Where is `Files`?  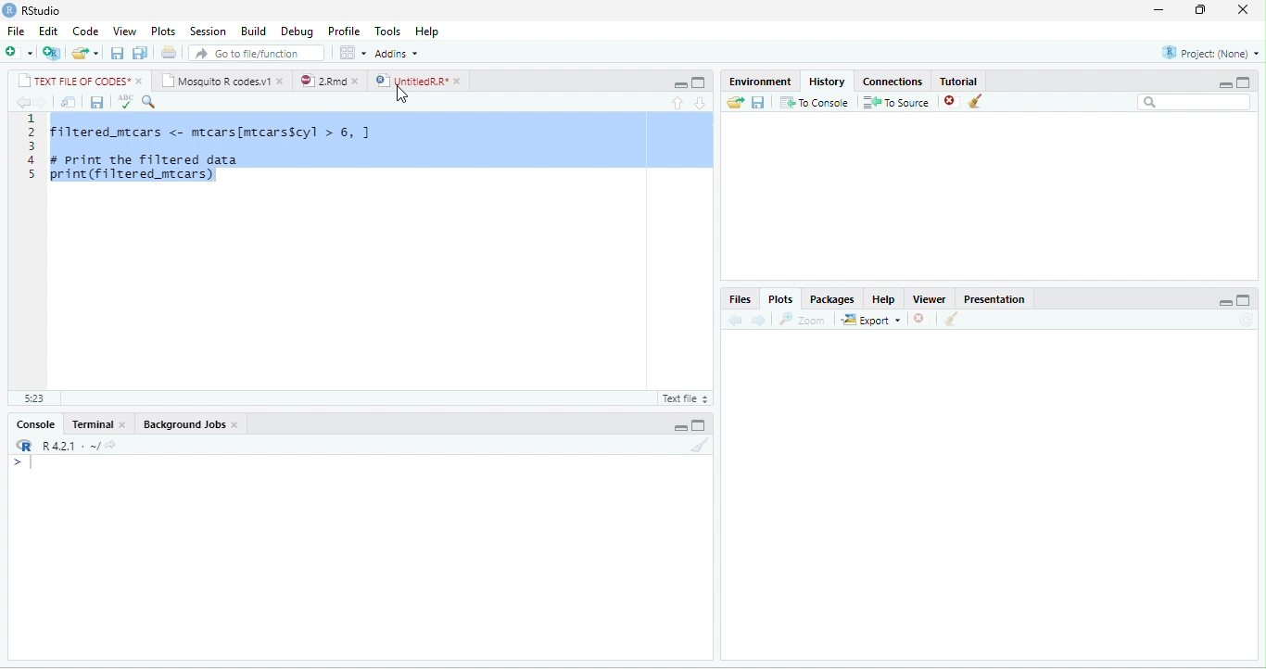 Files is located at coordinates (740, 299).